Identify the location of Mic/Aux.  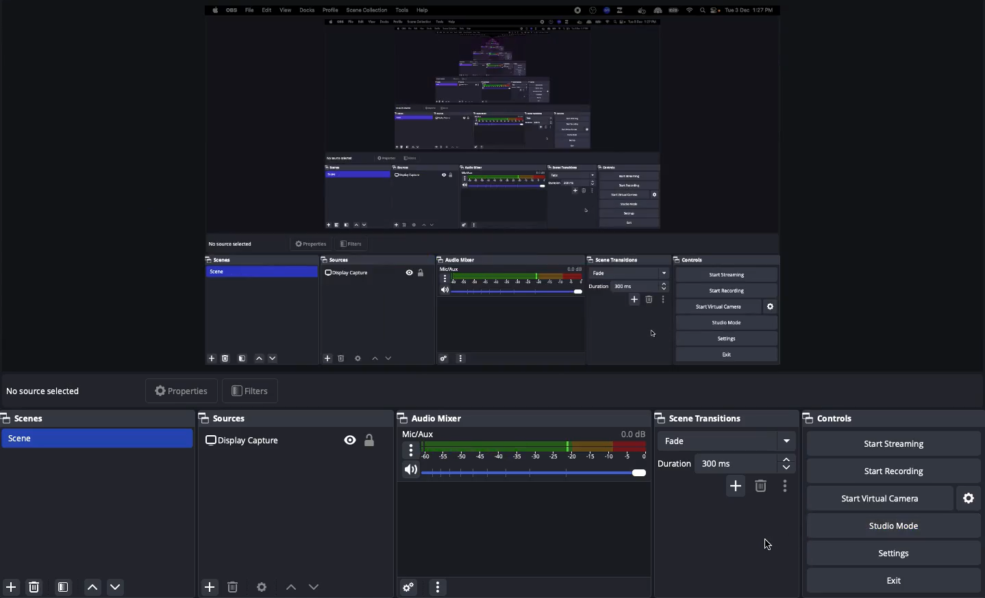
(522, 445).